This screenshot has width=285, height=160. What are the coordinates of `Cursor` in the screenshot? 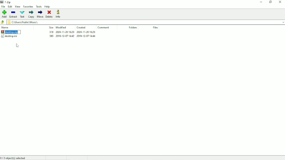 It's located at (17, 46).